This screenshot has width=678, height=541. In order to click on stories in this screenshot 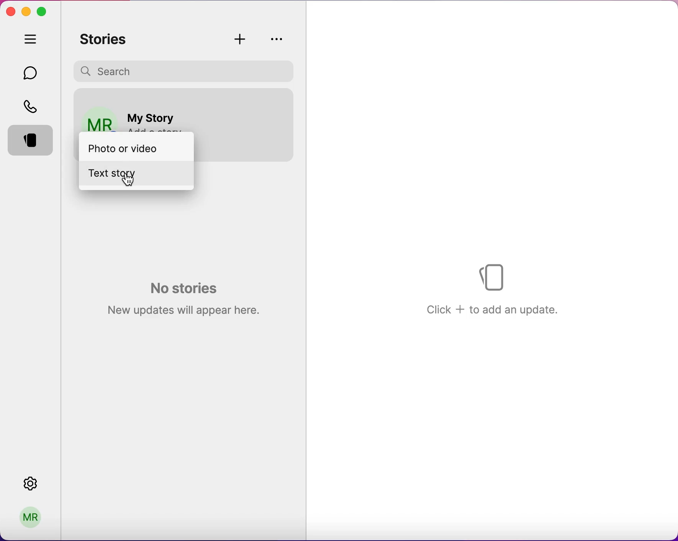, I will do `click(108, 39)`.